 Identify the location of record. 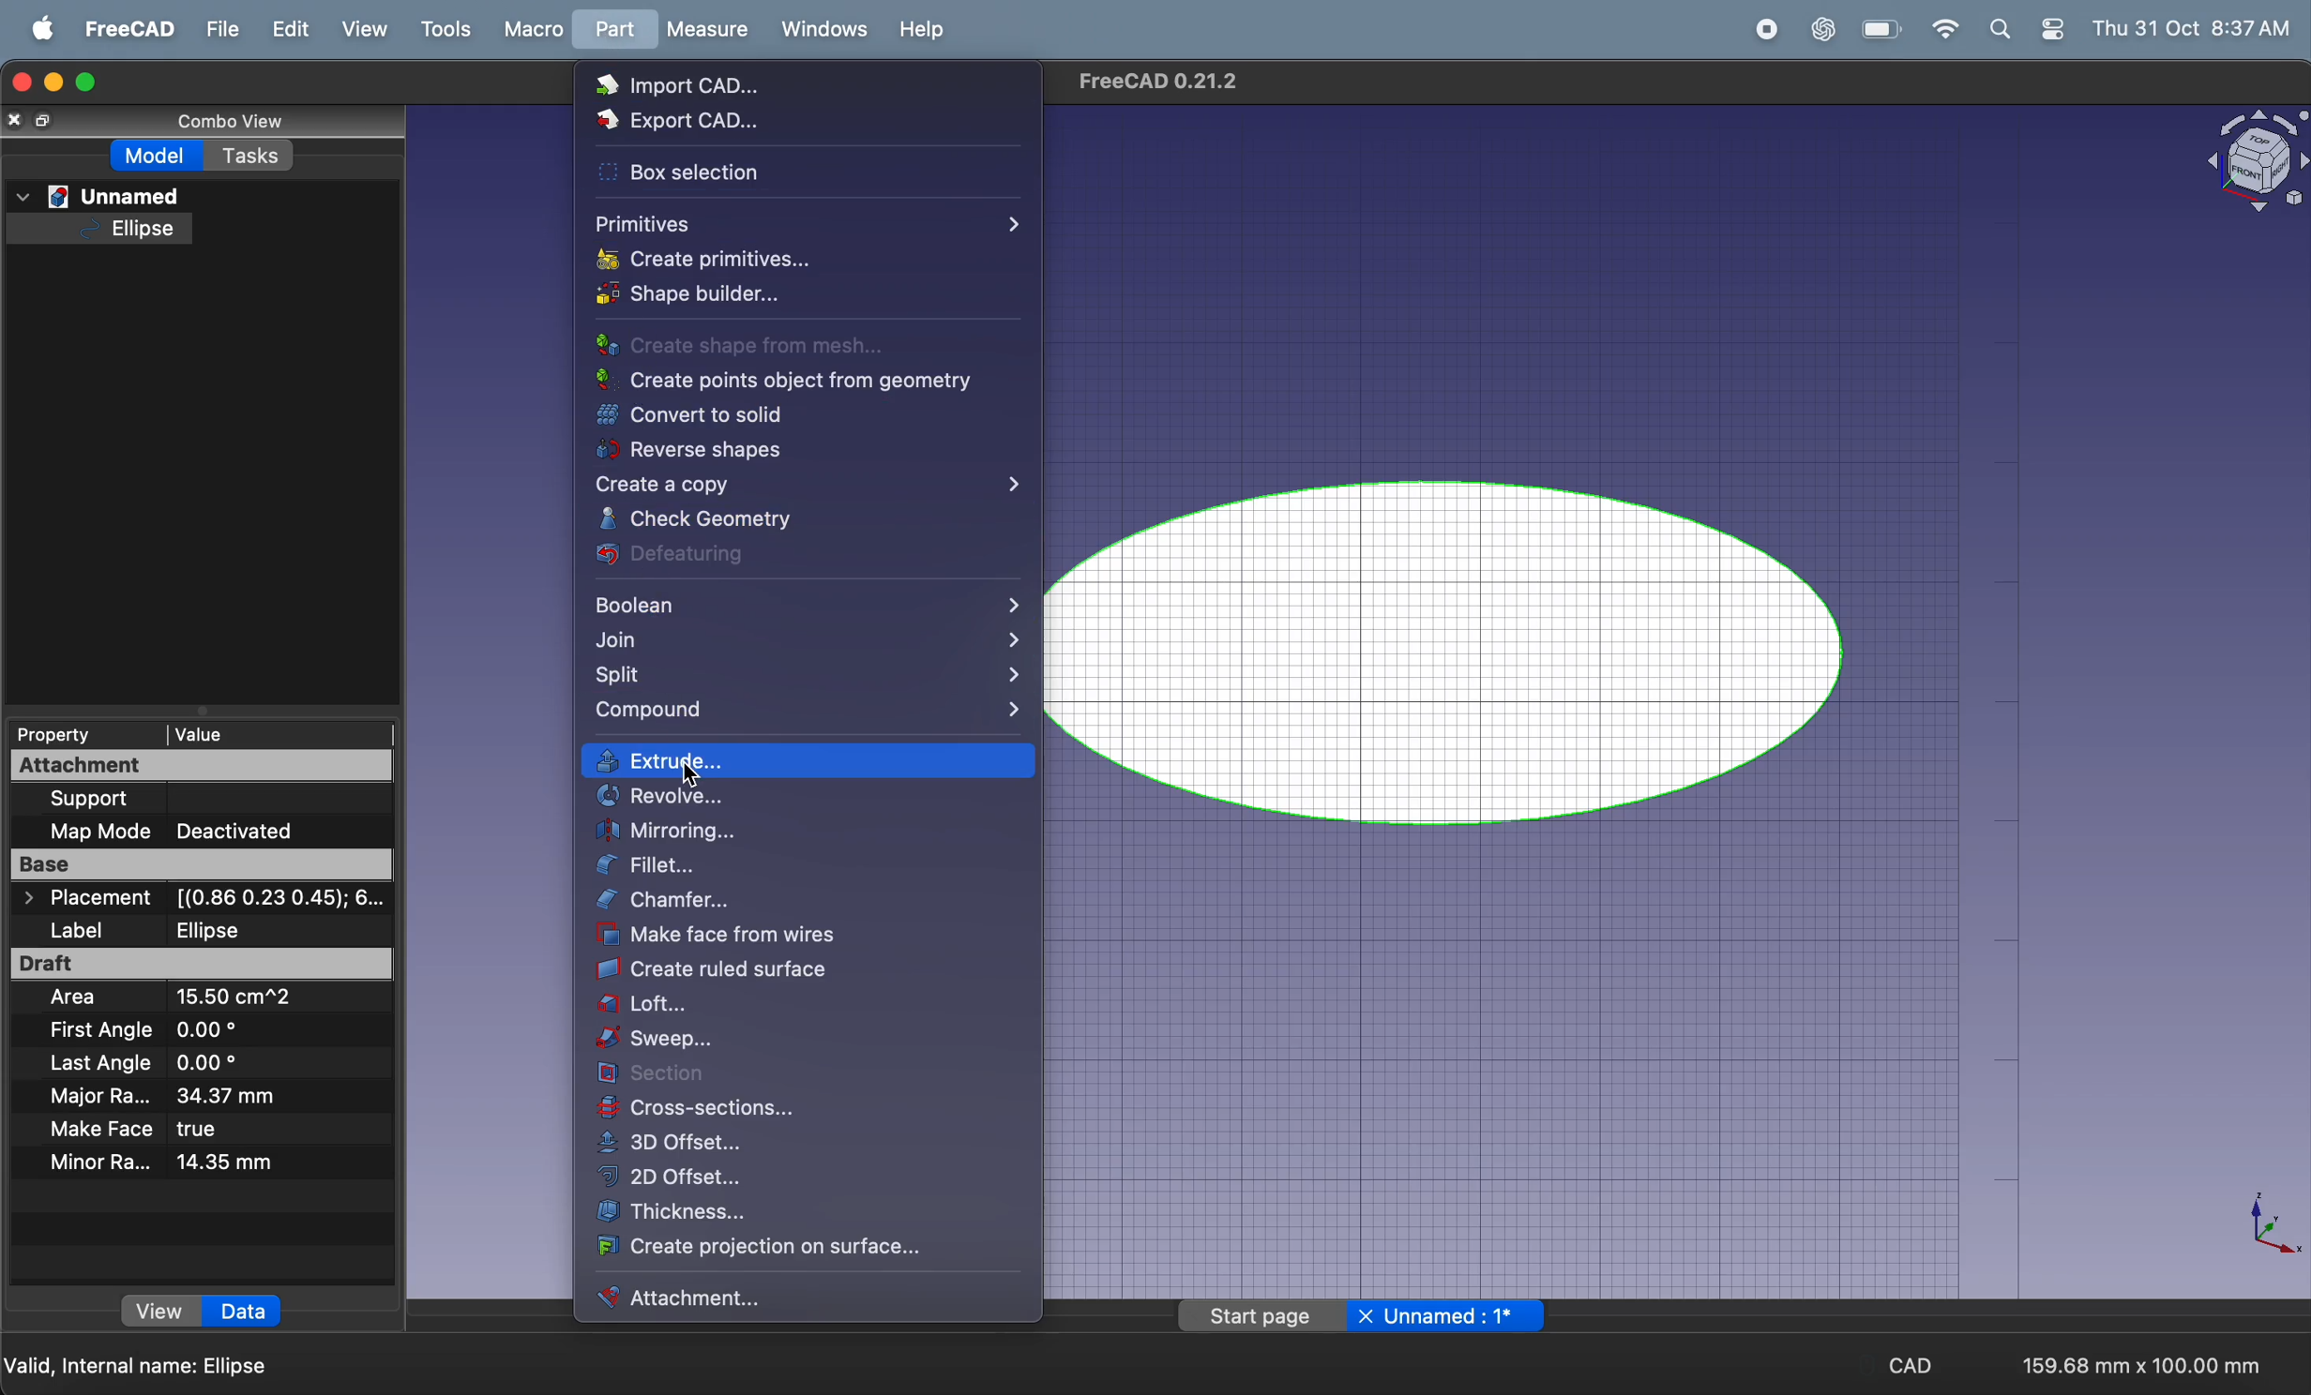
(1762, 32).